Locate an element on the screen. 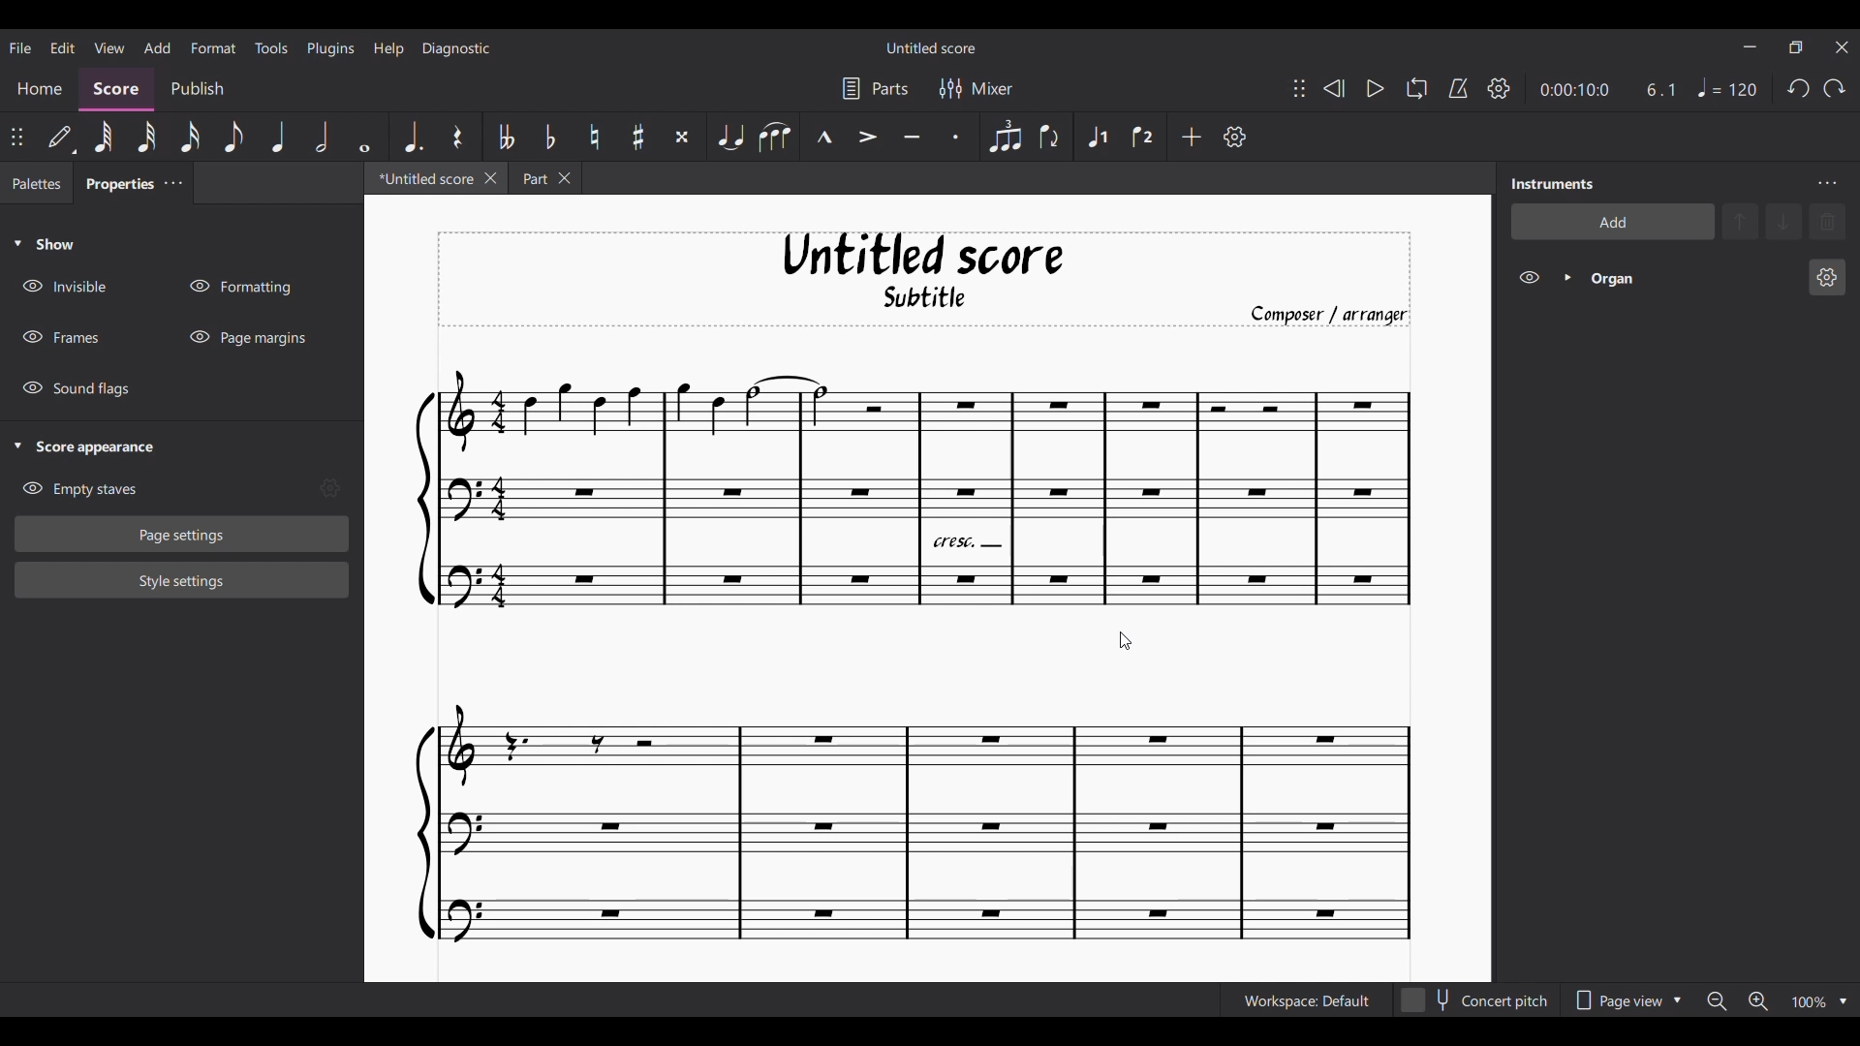 This screenshot has width=1860, height=1046. Publish section is located at coordinates (196, 90).